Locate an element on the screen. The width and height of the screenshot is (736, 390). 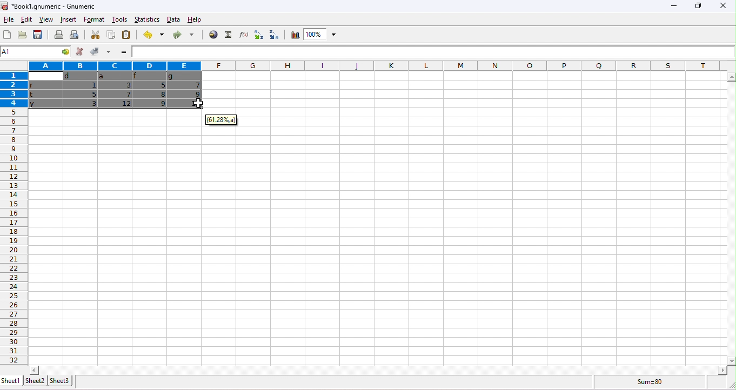
data is located at coordinates (173, 19).